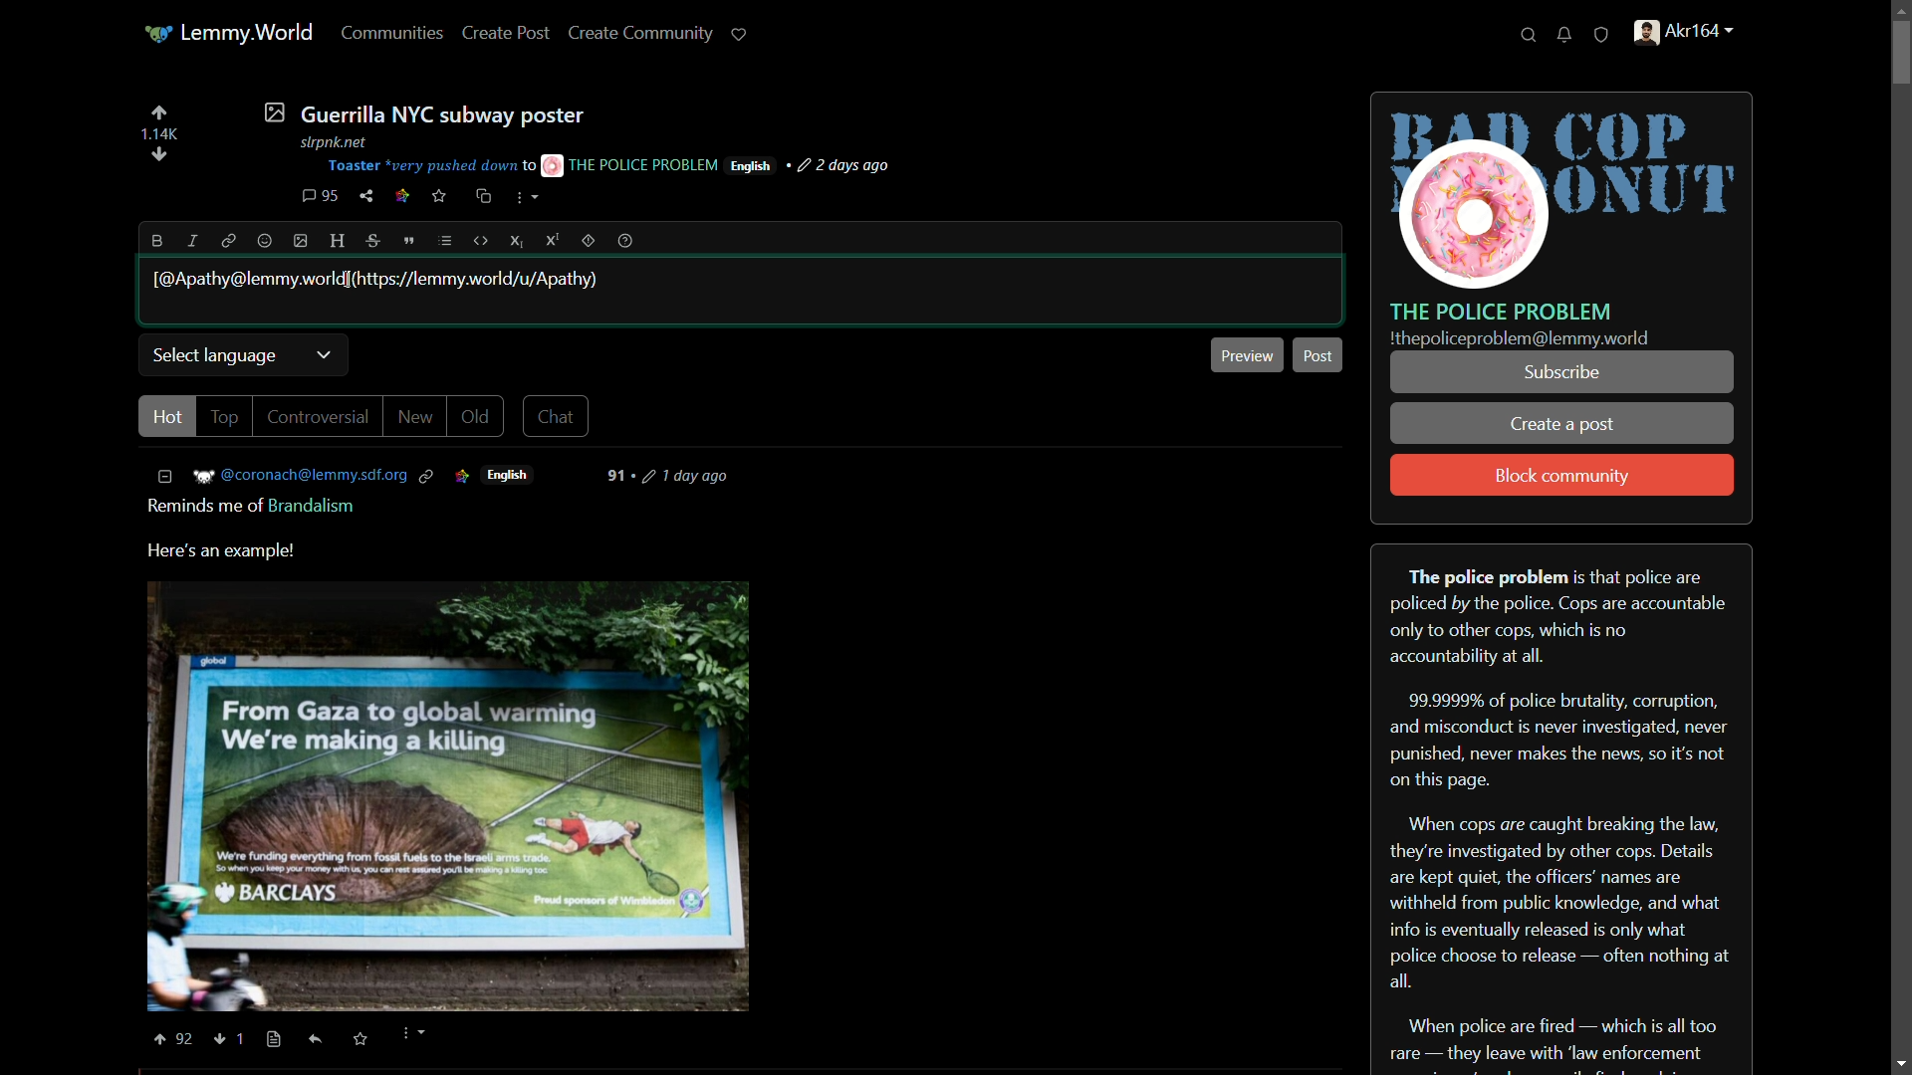  What do you see at coordinates (190, 240) in the screenshot?
I see `italic` at bounding box center [190, 240].